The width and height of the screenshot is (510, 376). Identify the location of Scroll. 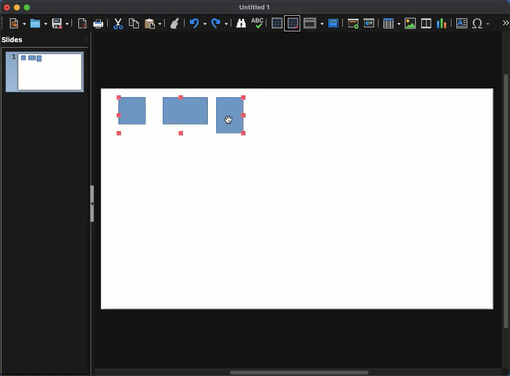
(507, 200).